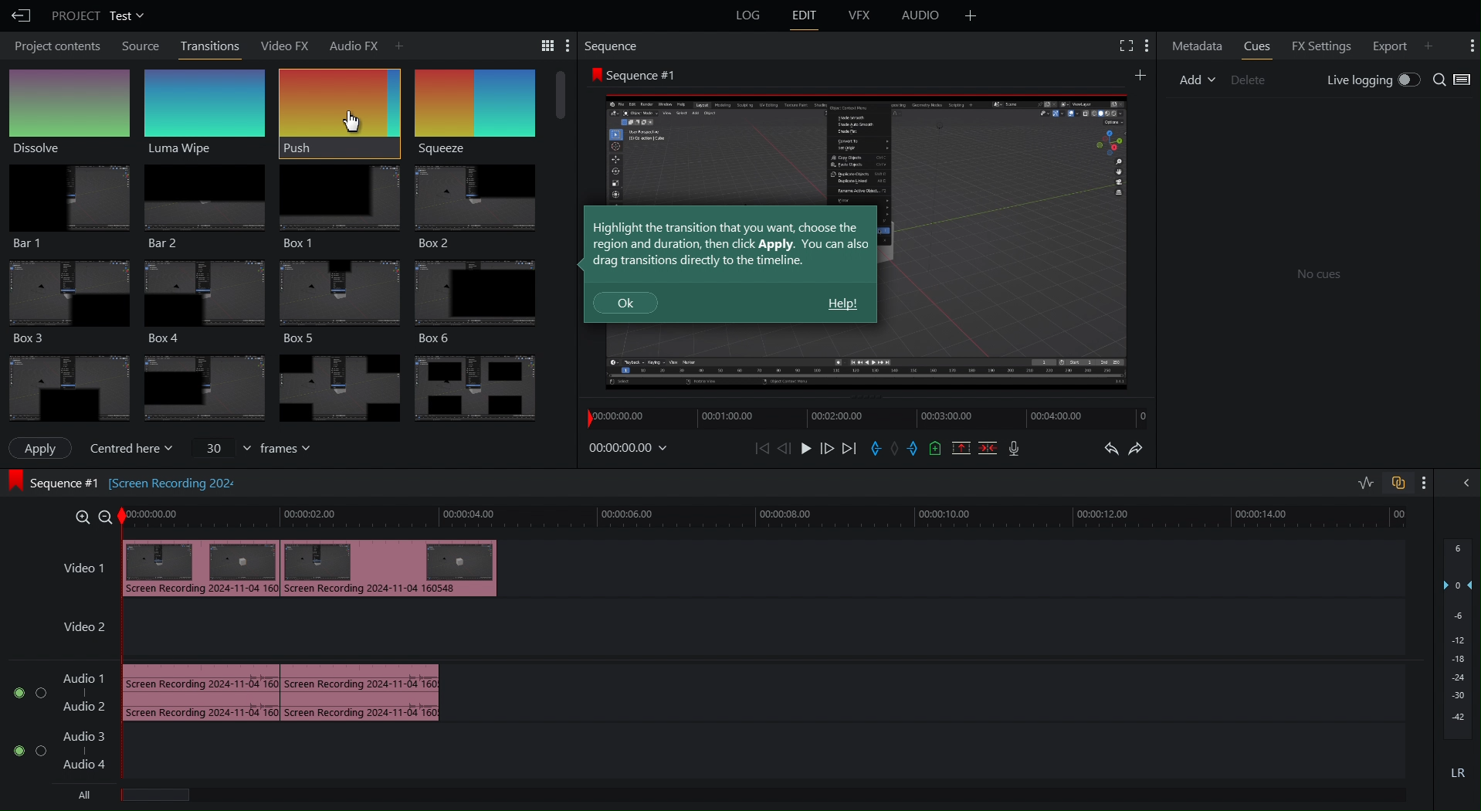 The width and height of the screenshot is (1481, 811). I want to click on Timeline, so click(772, 516).